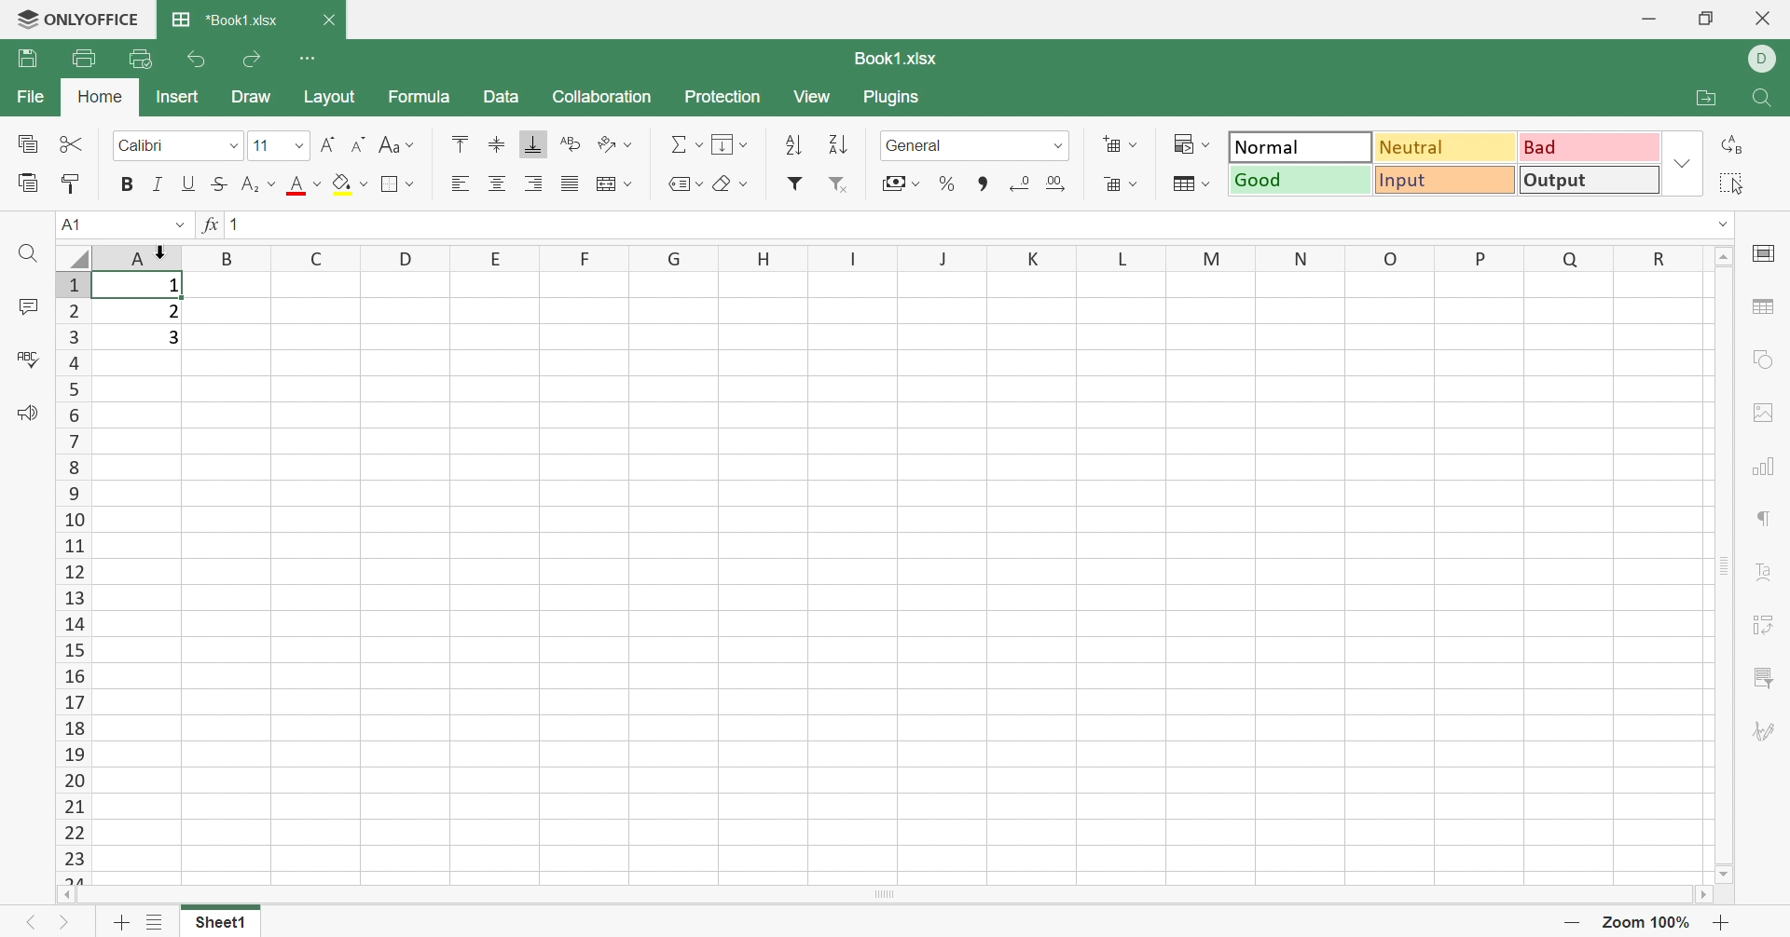 This screenshot has width=1790, height=937. What do you see at coordinates (902, 182) in the screenshot?
I see `Accountant style` at bounding box center [902, 182].